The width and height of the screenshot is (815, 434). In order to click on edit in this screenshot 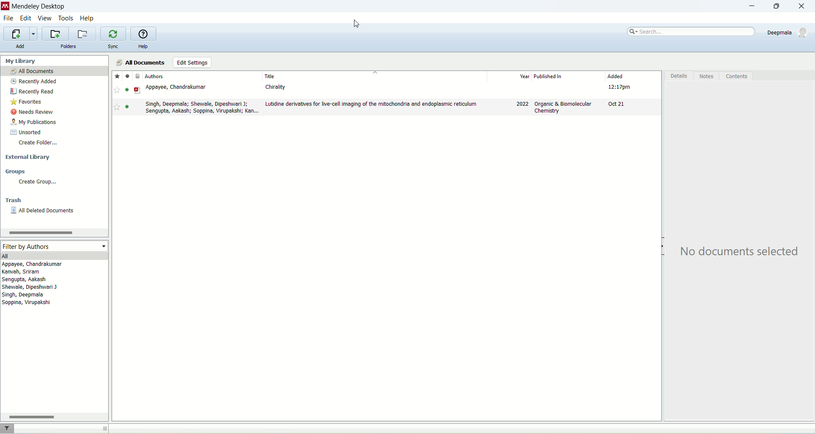, I will do `click(27, 17)`.